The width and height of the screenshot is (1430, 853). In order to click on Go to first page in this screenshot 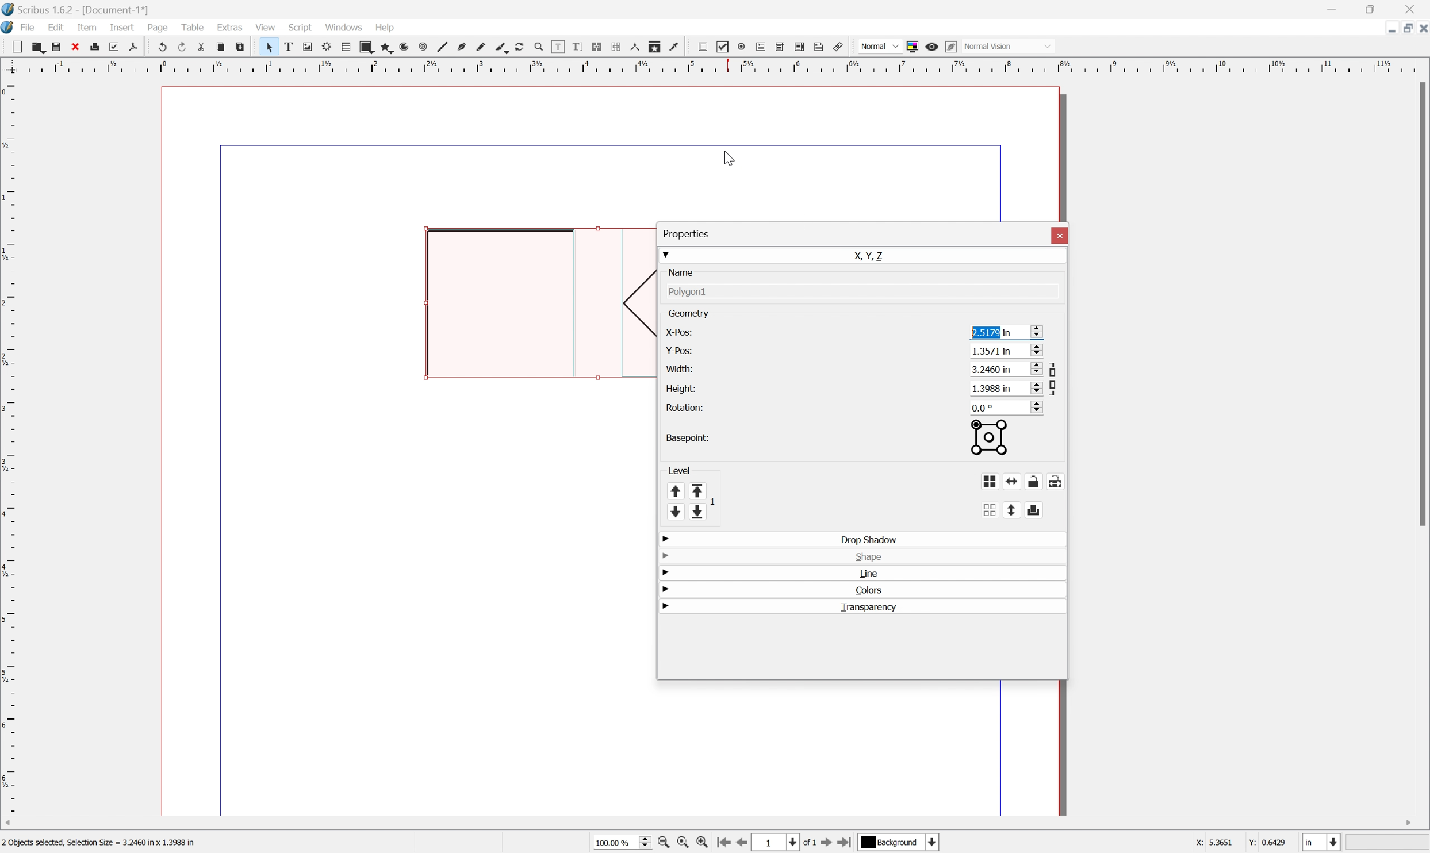, I will do `click(719, 843)`.